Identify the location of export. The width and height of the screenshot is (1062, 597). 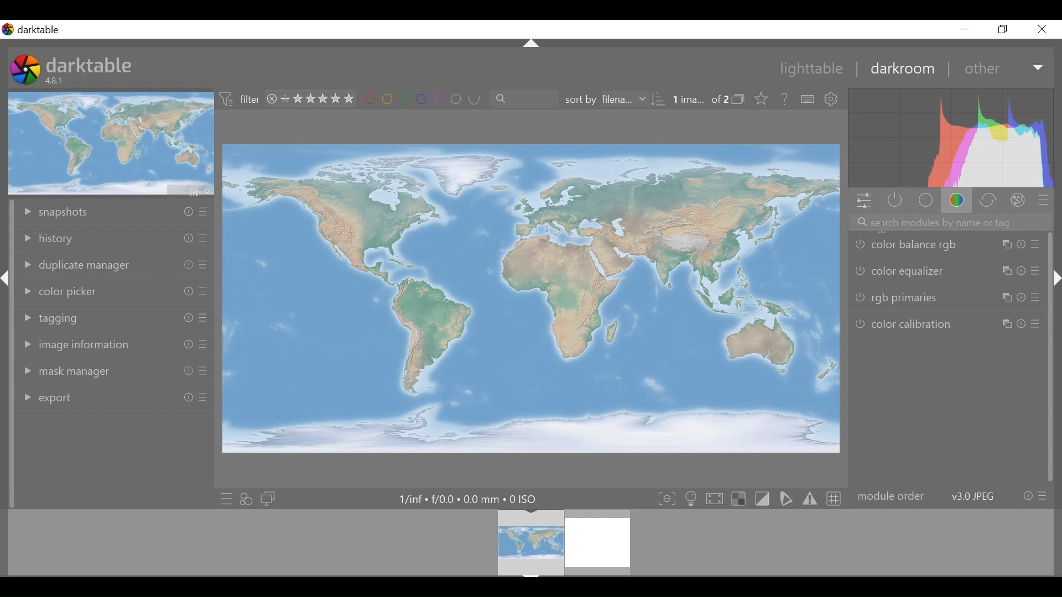
(114, 397).